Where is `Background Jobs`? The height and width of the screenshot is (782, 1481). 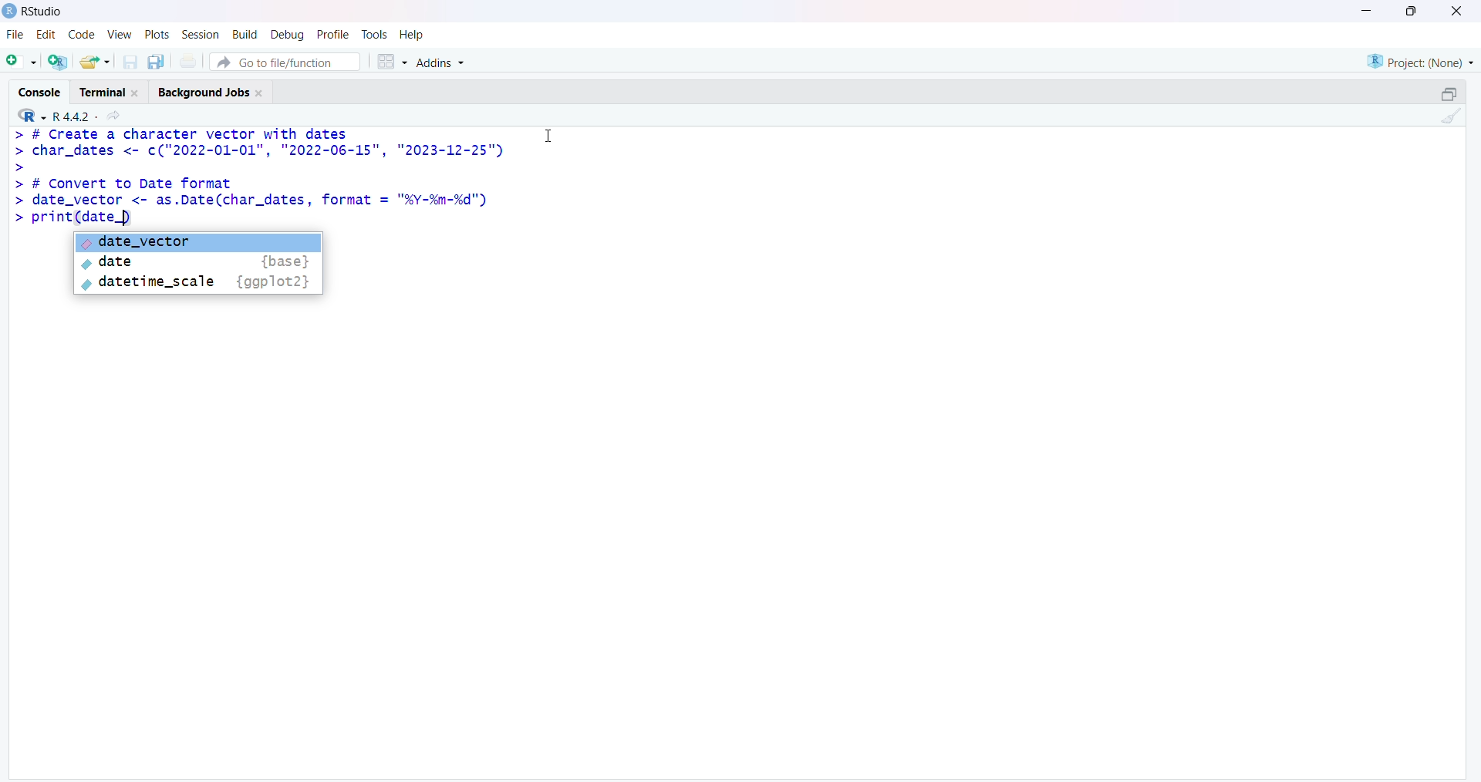
Background Jobs is located at coordinates (215, 90).